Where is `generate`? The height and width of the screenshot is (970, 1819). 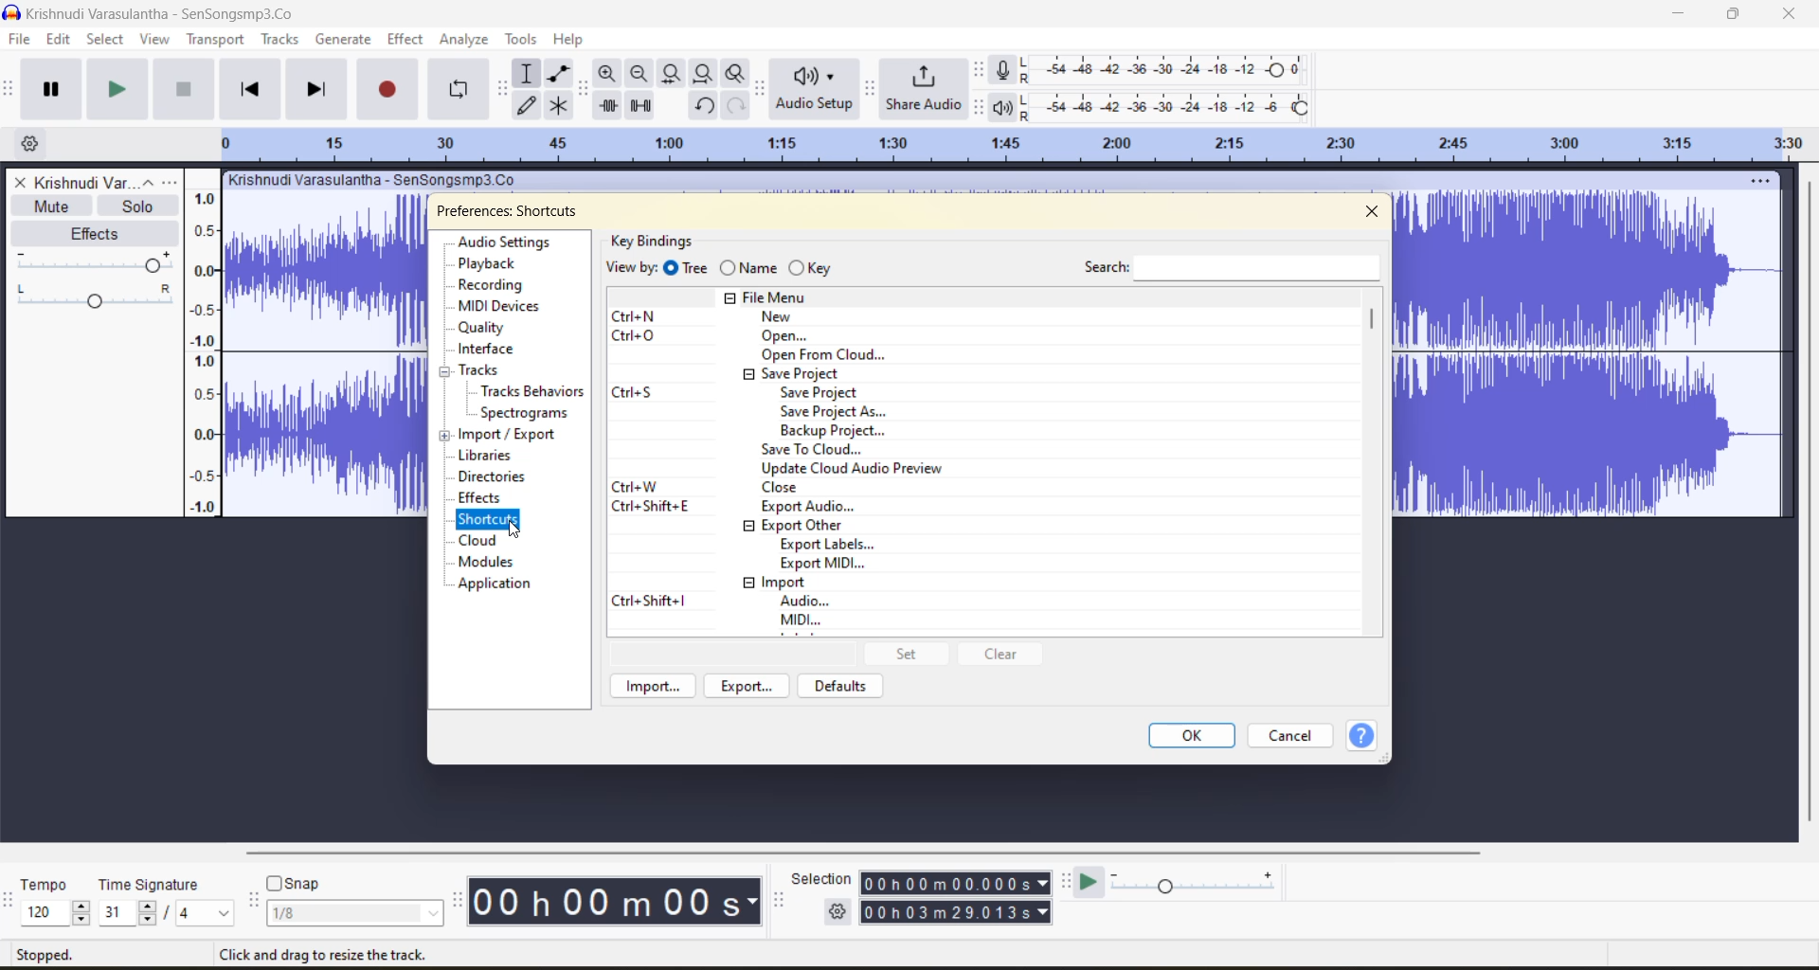
generate is located at coordinates (344, 41).